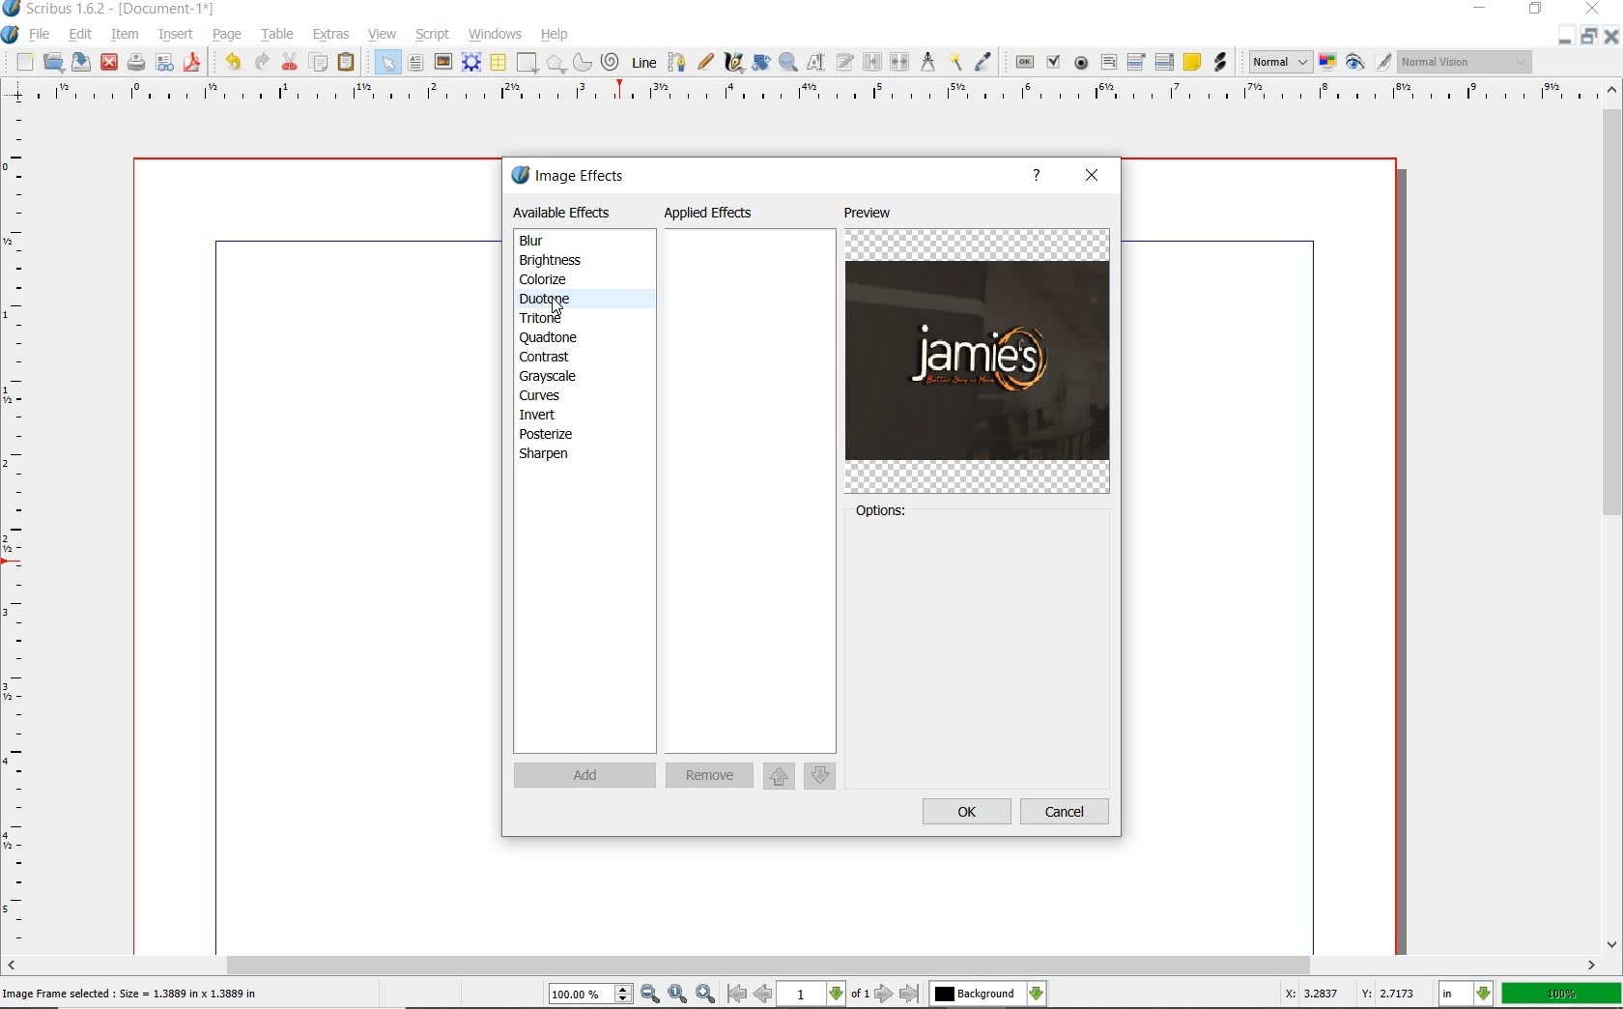 Image resolution: width=1623 pixels, height=1009 pixels. I want to click on cursor, so click(560, 307).